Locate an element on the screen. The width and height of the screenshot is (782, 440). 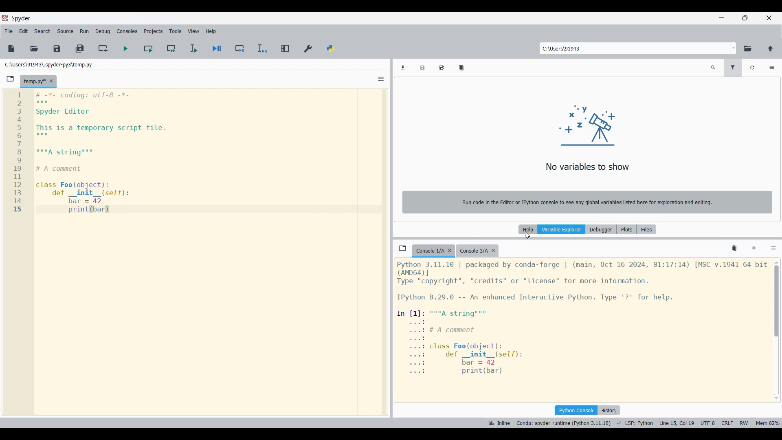
Canada: spyder-runtime (Python 3.11.10) is located at coordinates (562, 422).